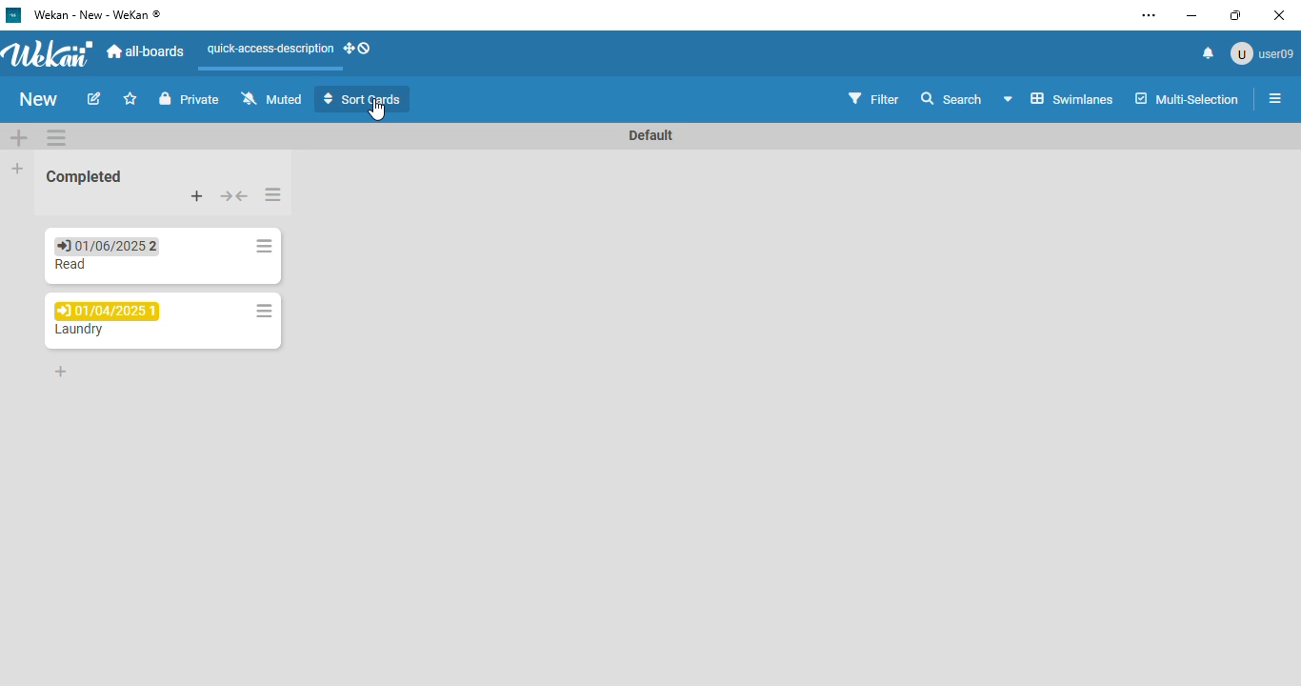  Describe the element at coordinates (130, 98) in the screenshot. I see `click to star this board` at that location.